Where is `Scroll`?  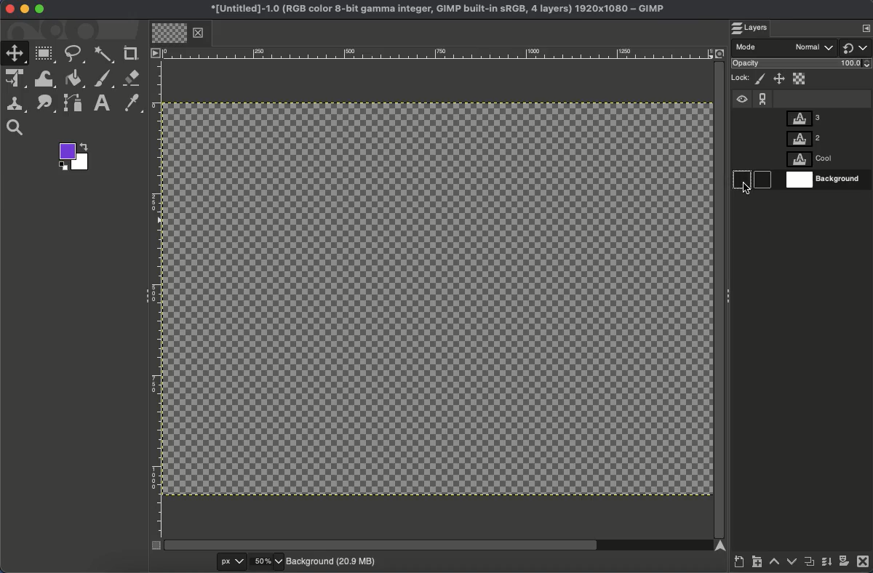
Scroll is located at coordinates (719, 297).